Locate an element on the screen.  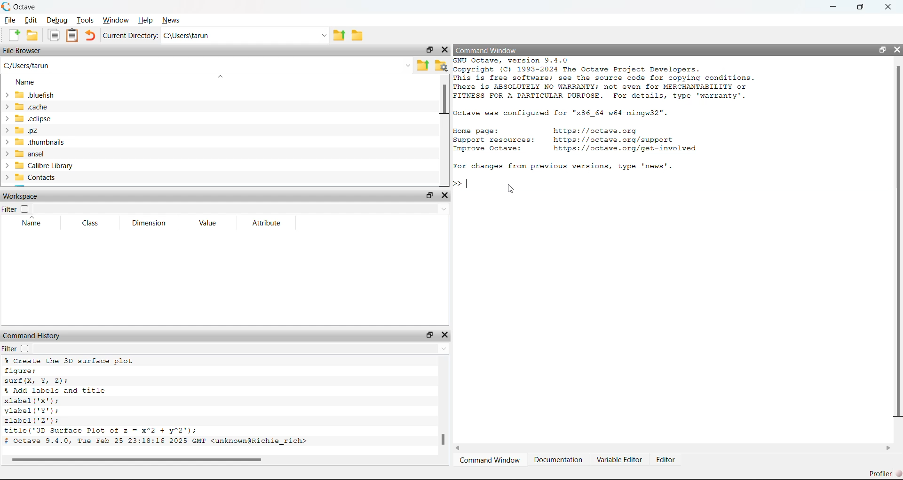
Minimize is located at coordinates (832, 6).